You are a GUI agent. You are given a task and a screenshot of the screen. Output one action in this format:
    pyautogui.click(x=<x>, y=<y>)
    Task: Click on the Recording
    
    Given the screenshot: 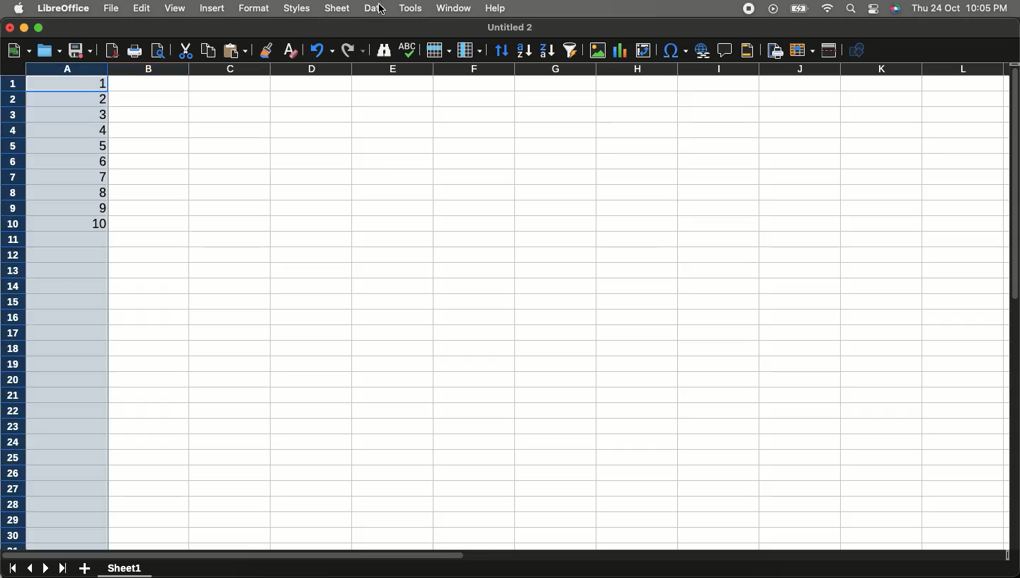 What is the action you would take?
    pyautogui.click(x=749, y=9)
    